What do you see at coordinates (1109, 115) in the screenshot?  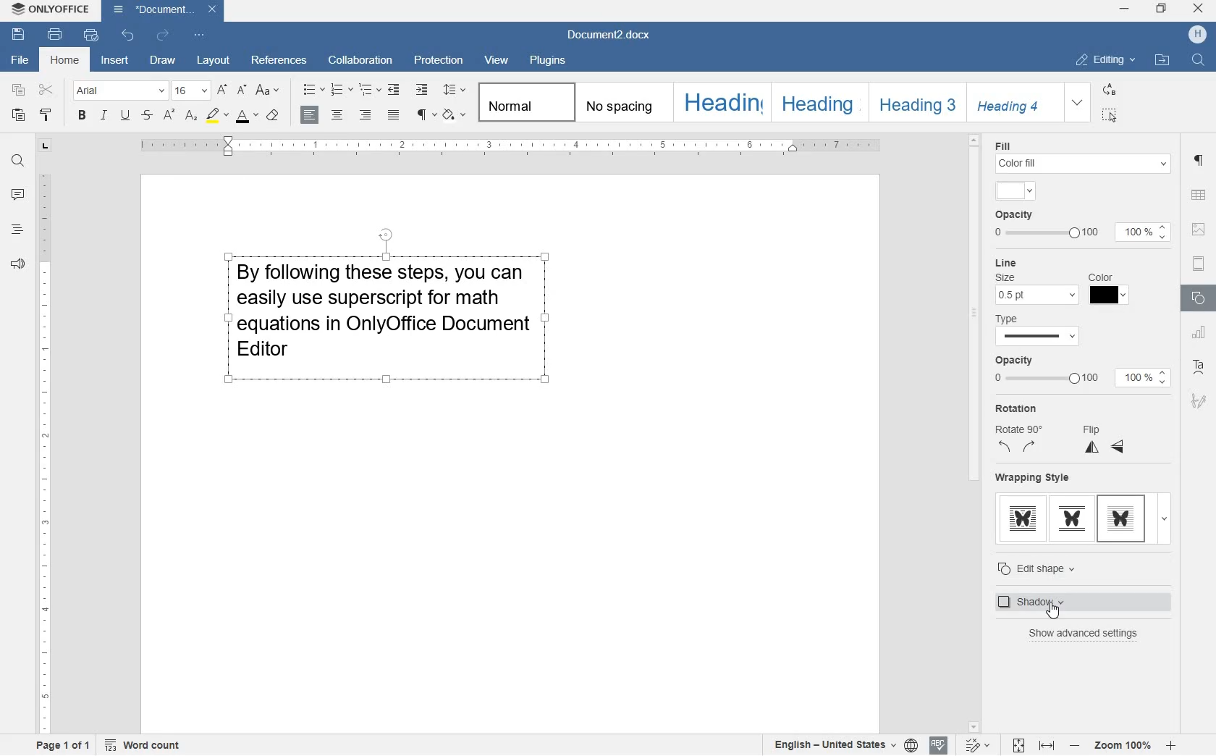 I see `SELECT ALL` at bounding box center [1109, 115].